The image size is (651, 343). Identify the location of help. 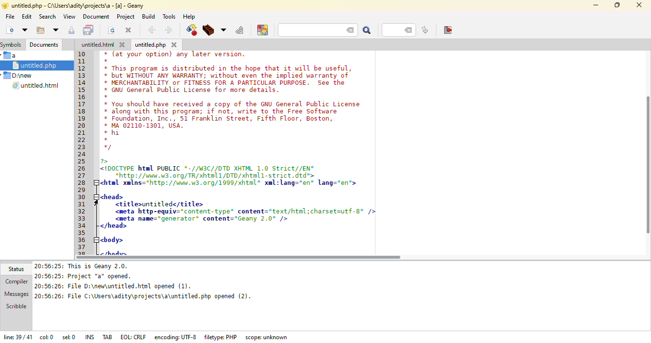
(188, 17).